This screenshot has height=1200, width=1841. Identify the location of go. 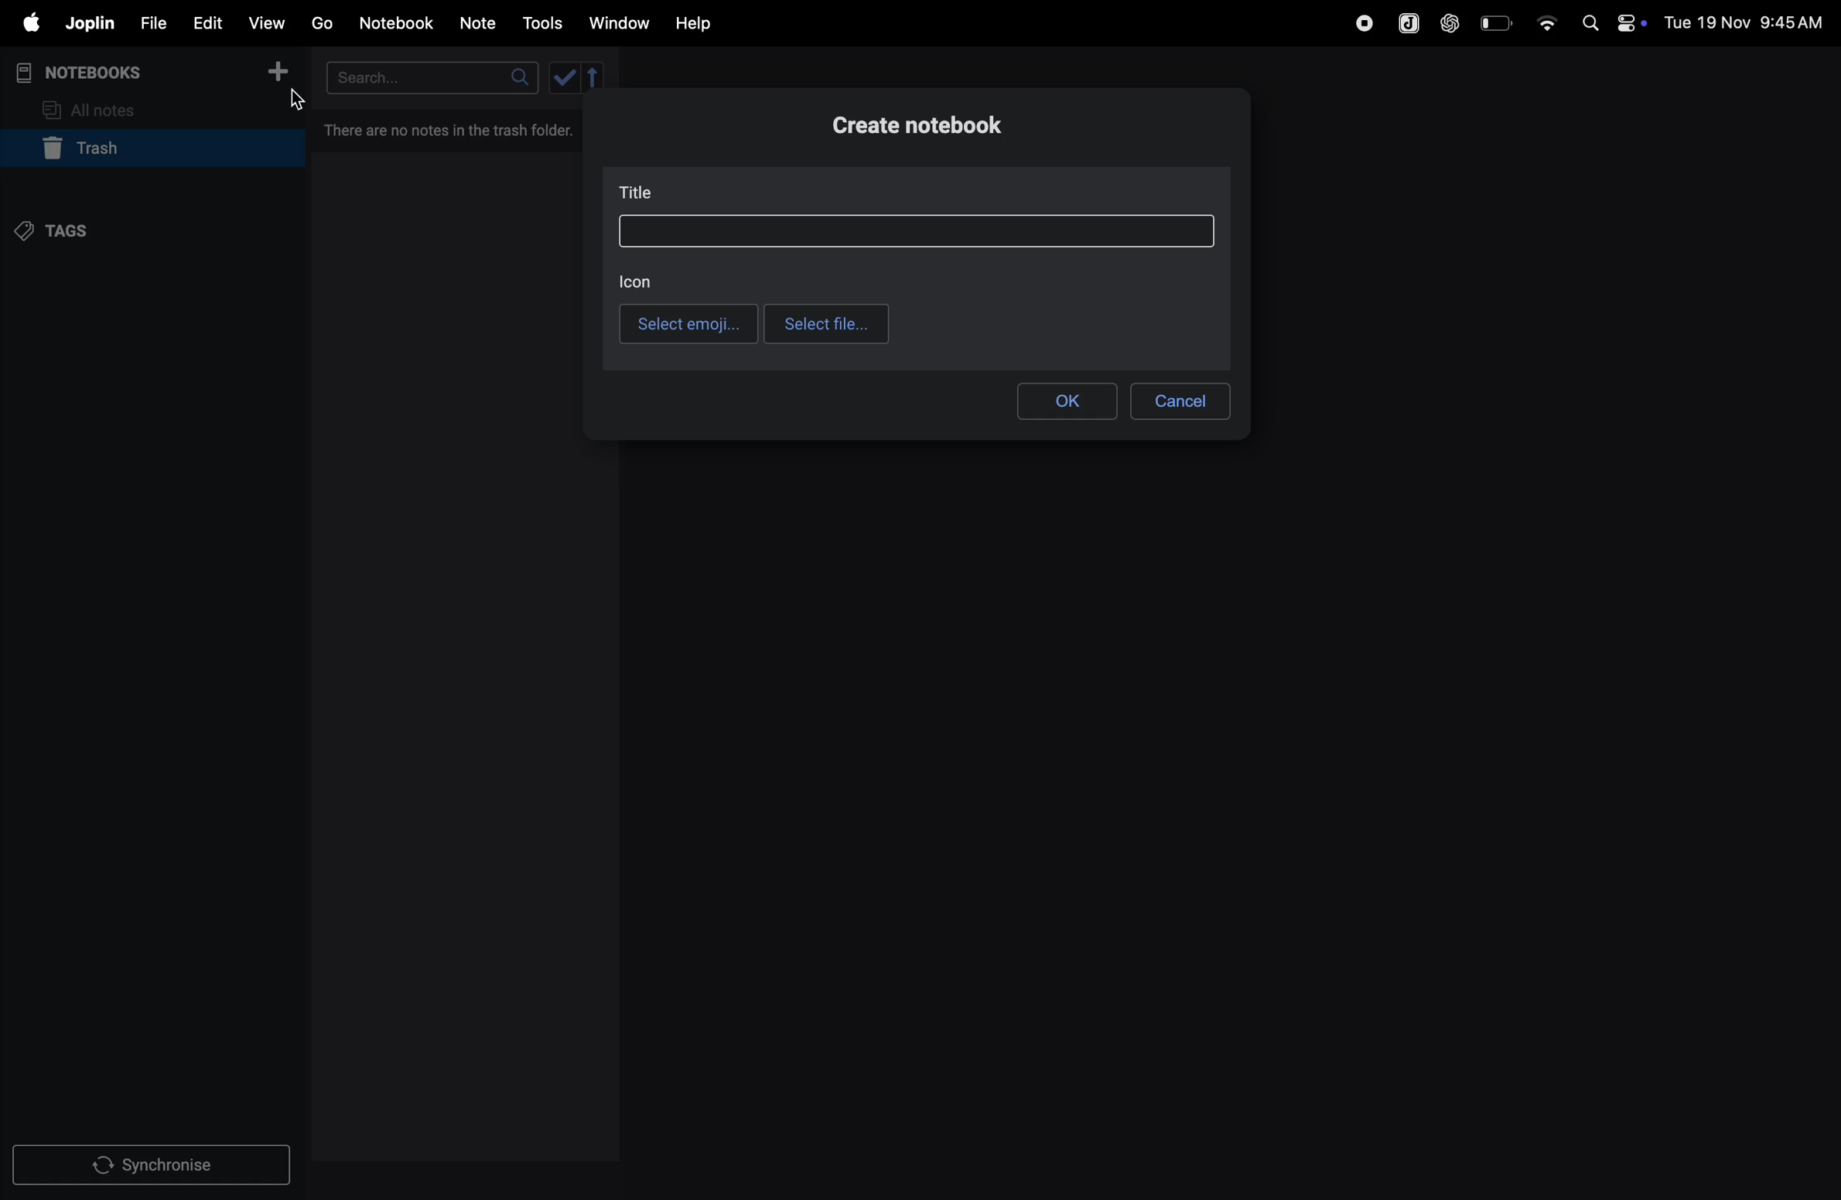
(320, 22).